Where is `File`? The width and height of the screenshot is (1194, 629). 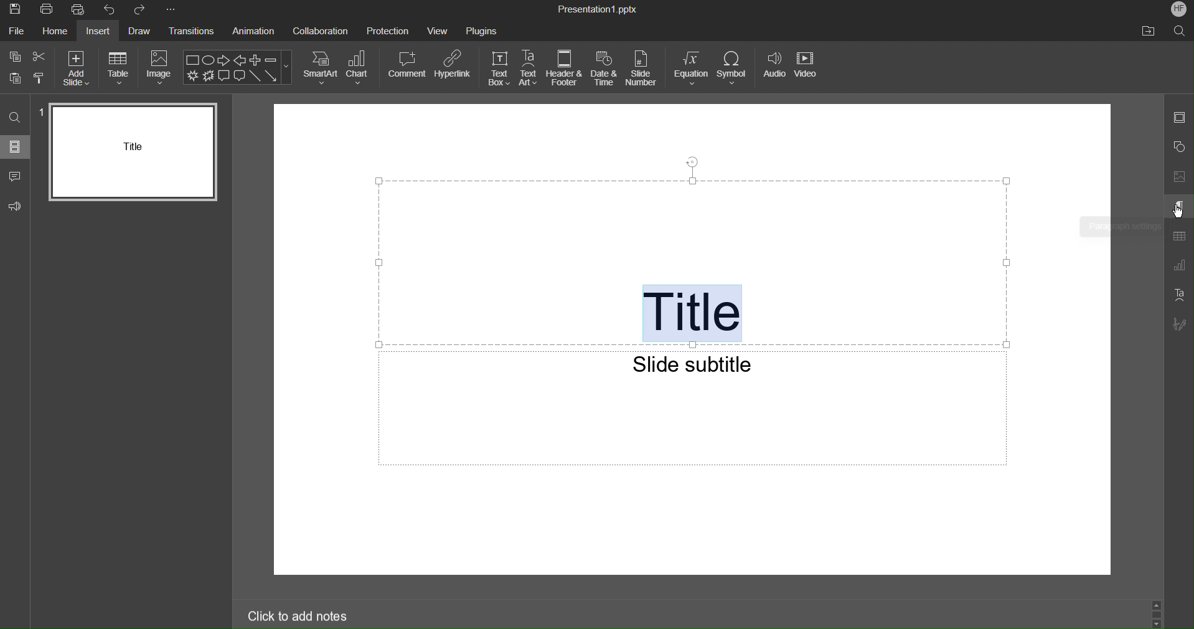
File is located at coordinates (17, 33).